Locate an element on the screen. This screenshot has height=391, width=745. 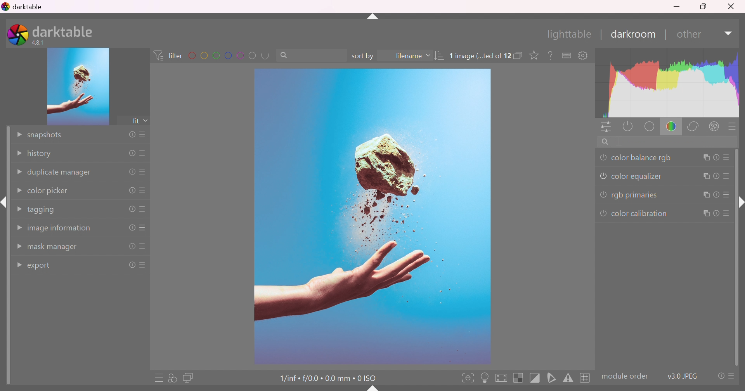
reset is located at coordinates (716, 195).